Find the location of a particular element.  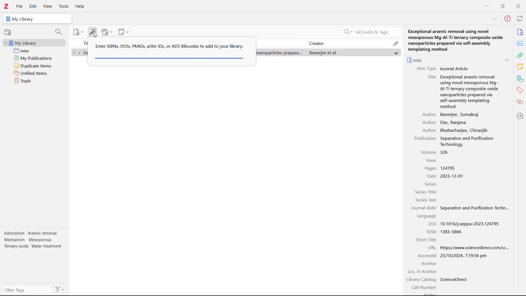

add items by identifiers is located at coordinates (93, 32).